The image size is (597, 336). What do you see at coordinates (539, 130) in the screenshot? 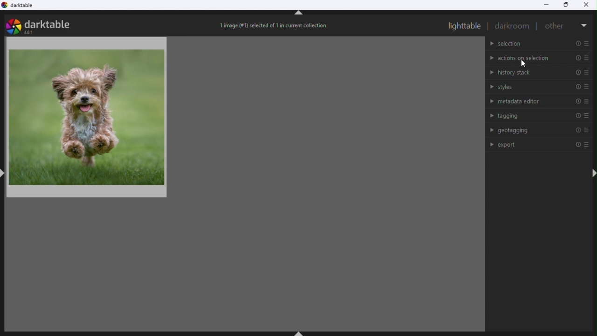
I see `Geo tagging` at bounding box center [539, 130].